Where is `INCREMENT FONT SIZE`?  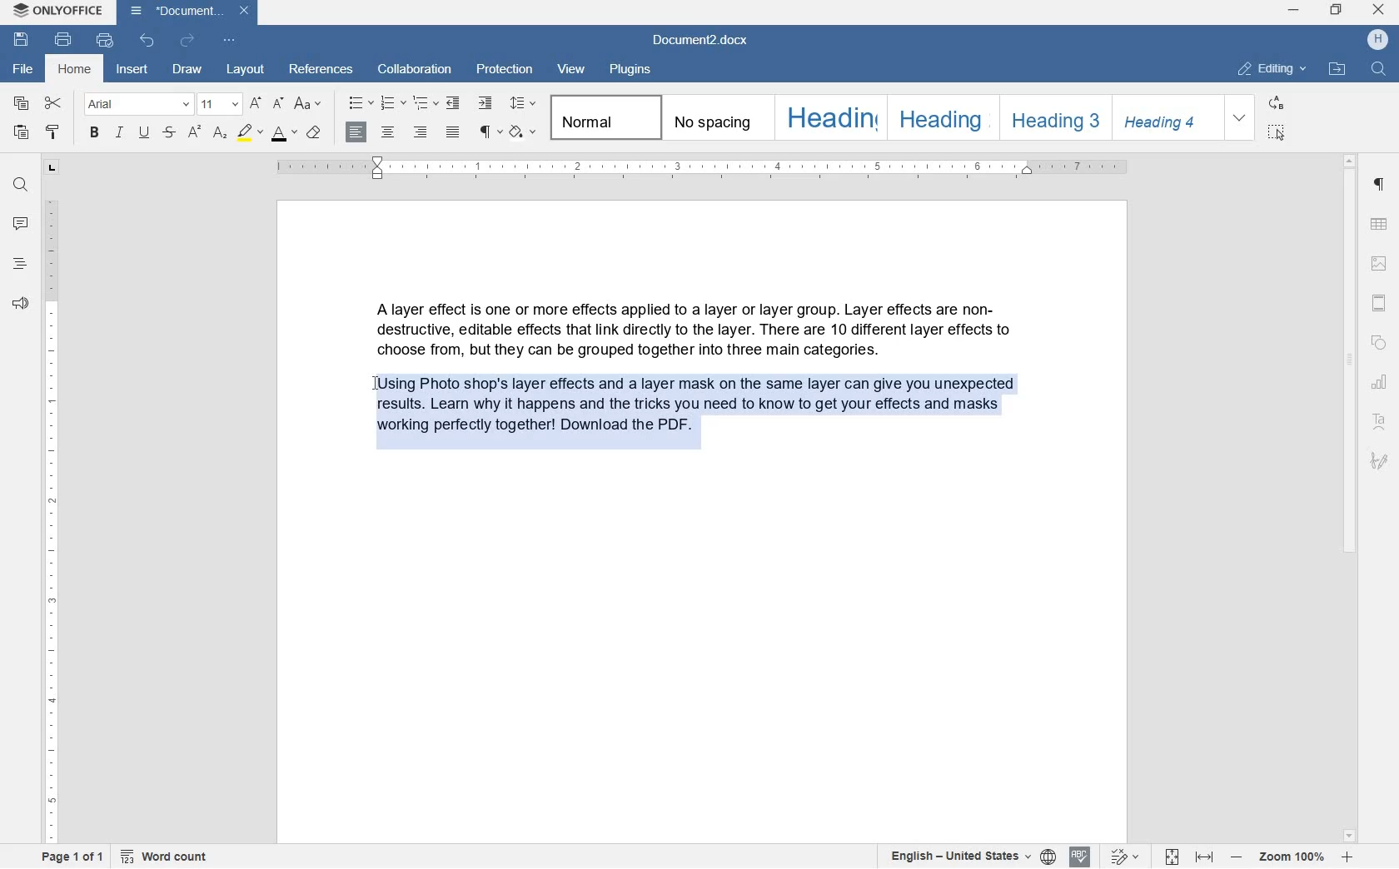
INCREMENT FONT SIZE is located at coordinates (256, 102).